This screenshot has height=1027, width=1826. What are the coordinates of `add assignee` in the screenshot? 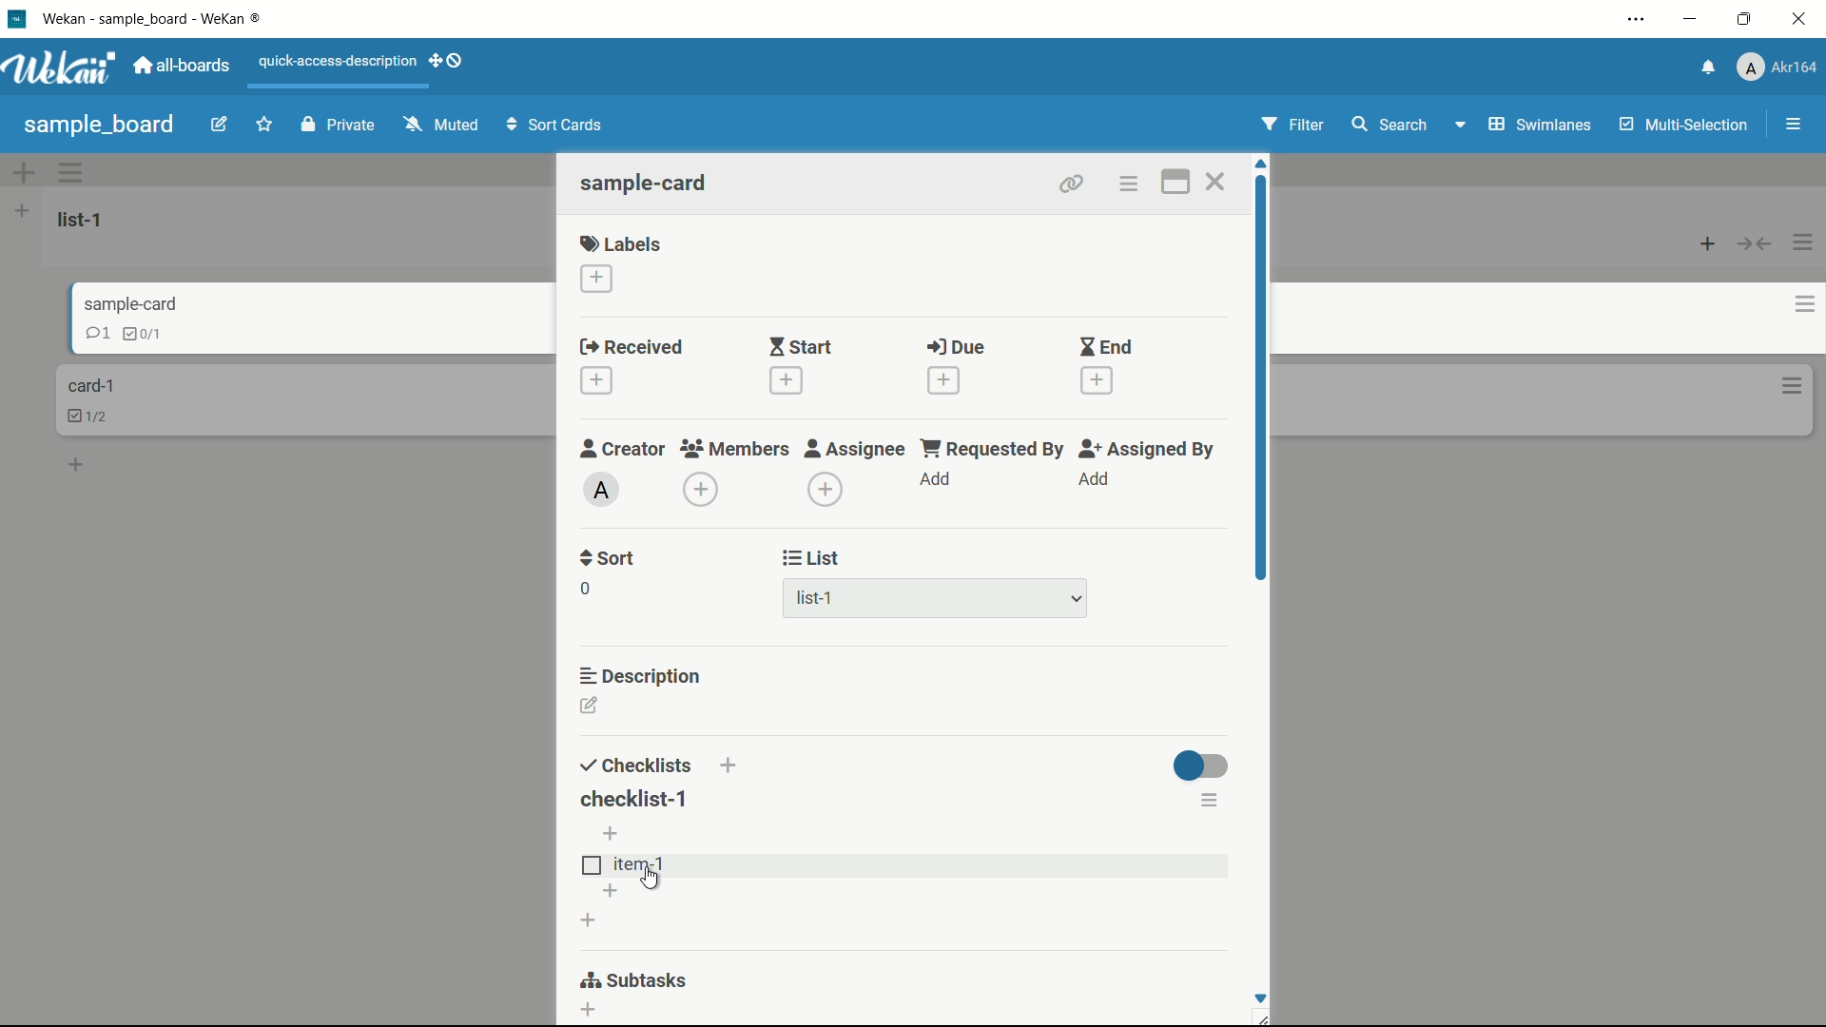 It's located at (1094, 478).